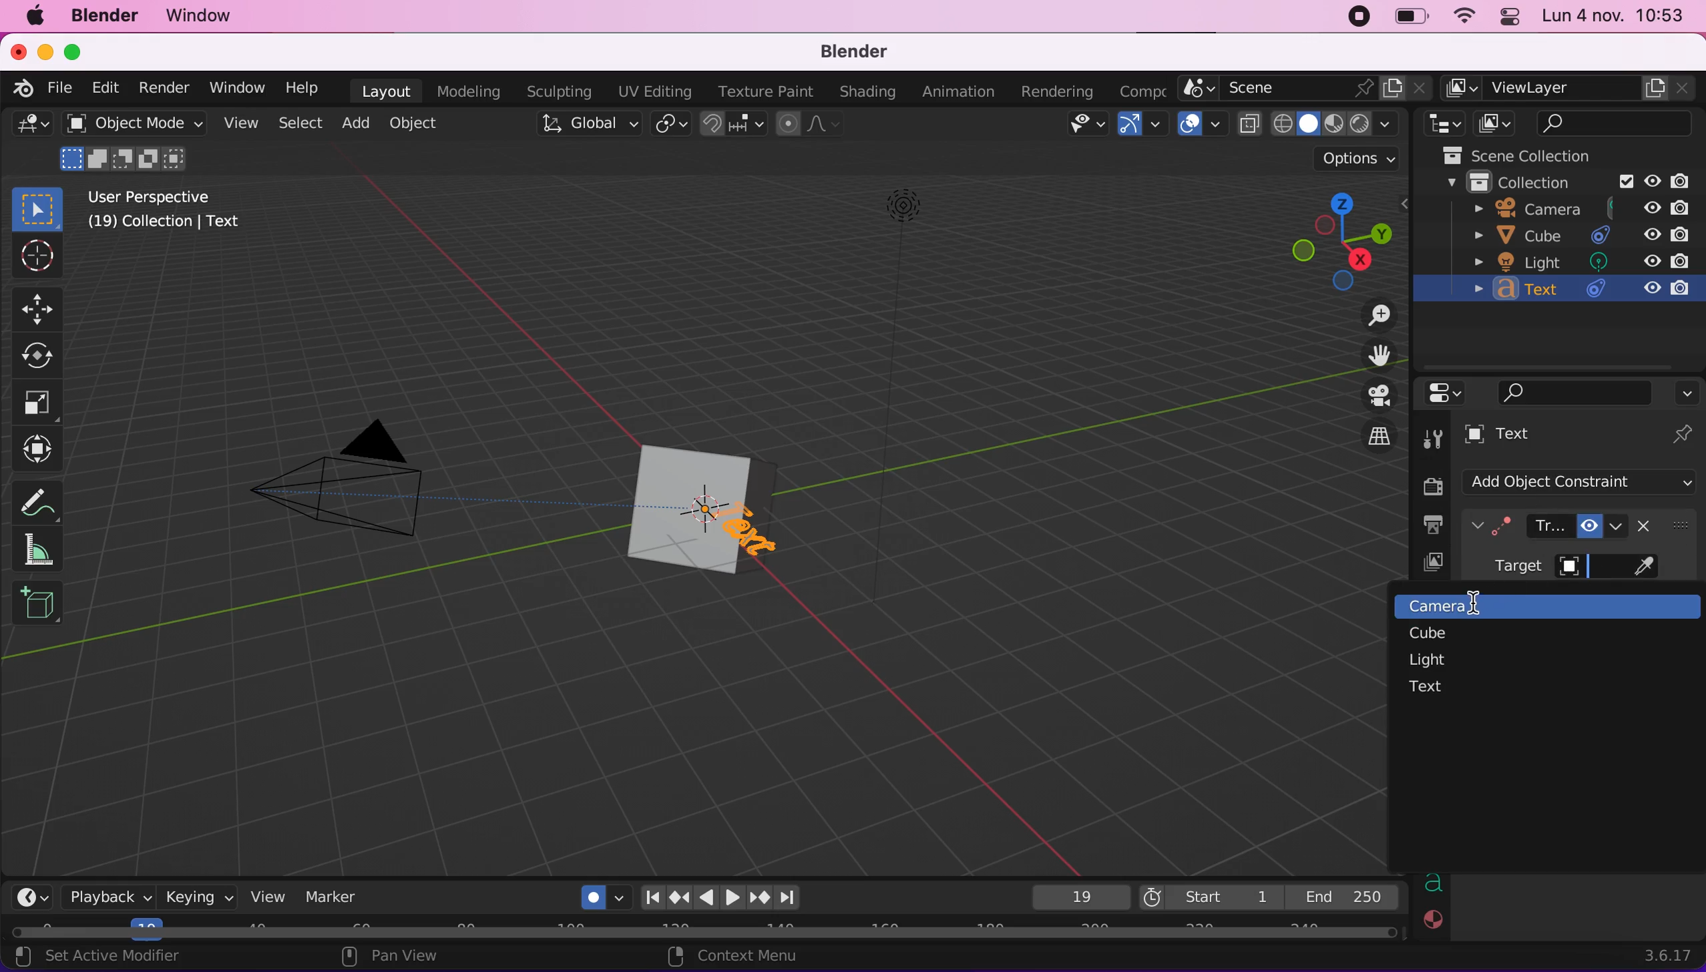 The width and height of the screenshot is (1706, 972). I want to click on annotate, so click(41, 501).